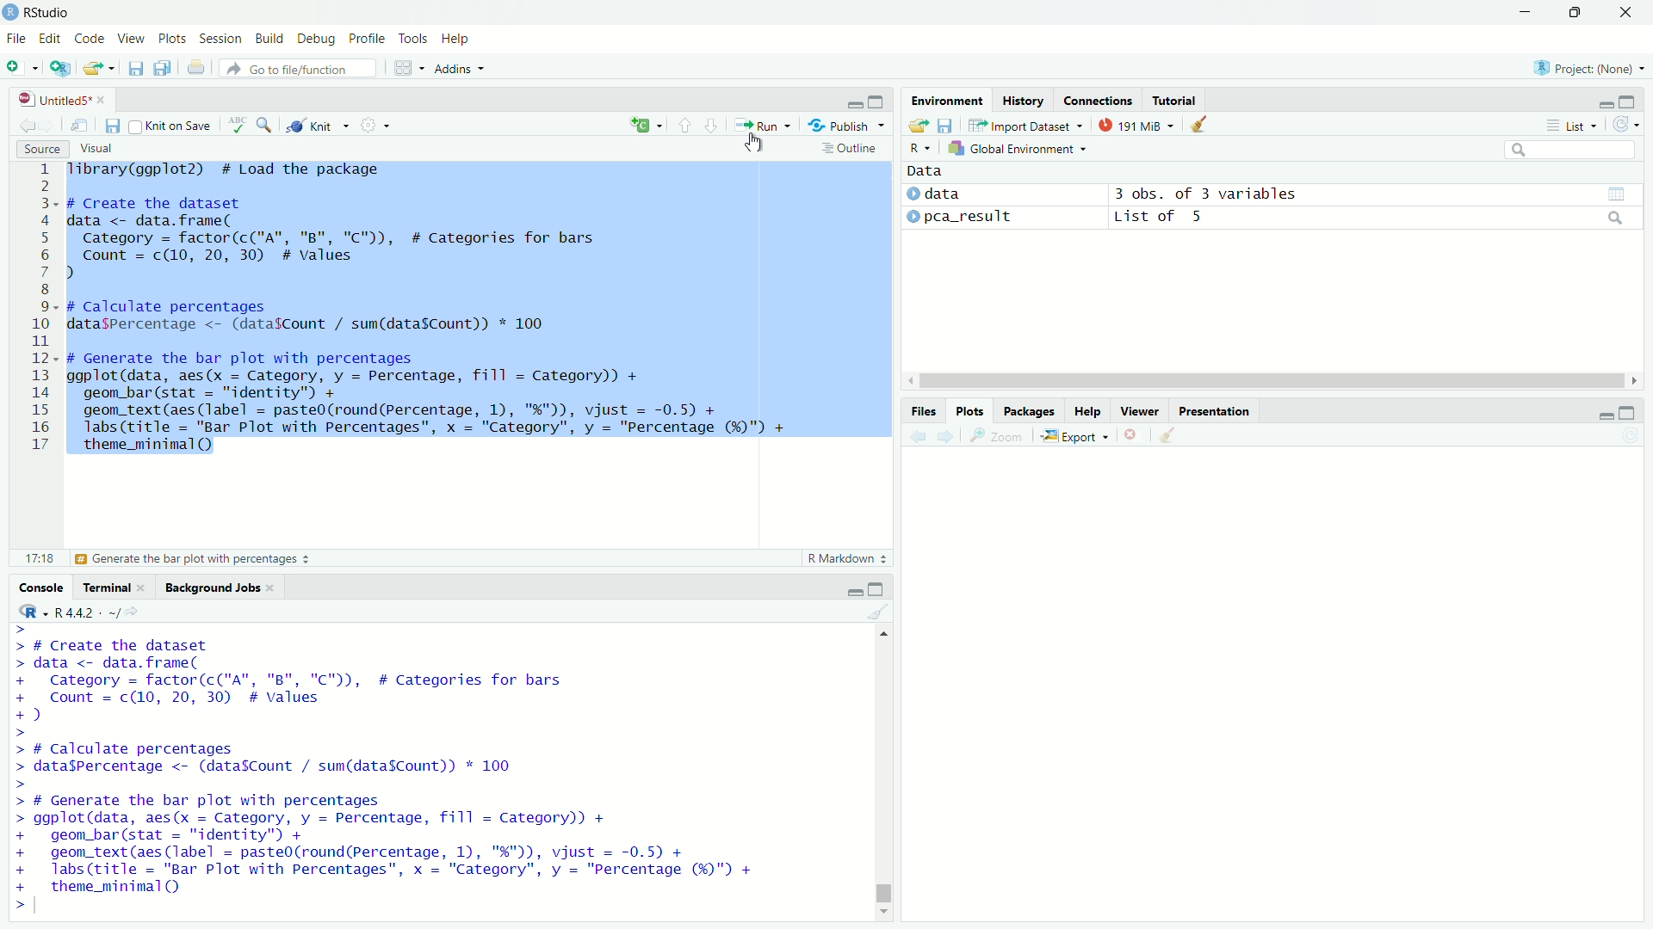 The image size is (1653, 929). I want to click on new file, so click(22, 69).